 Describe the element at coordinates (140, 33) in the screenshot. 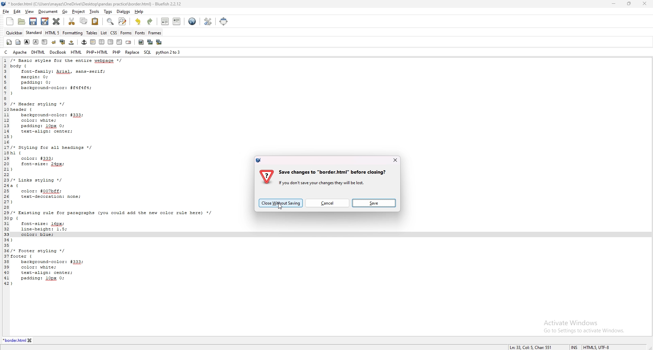

I see `fonts` at that location.